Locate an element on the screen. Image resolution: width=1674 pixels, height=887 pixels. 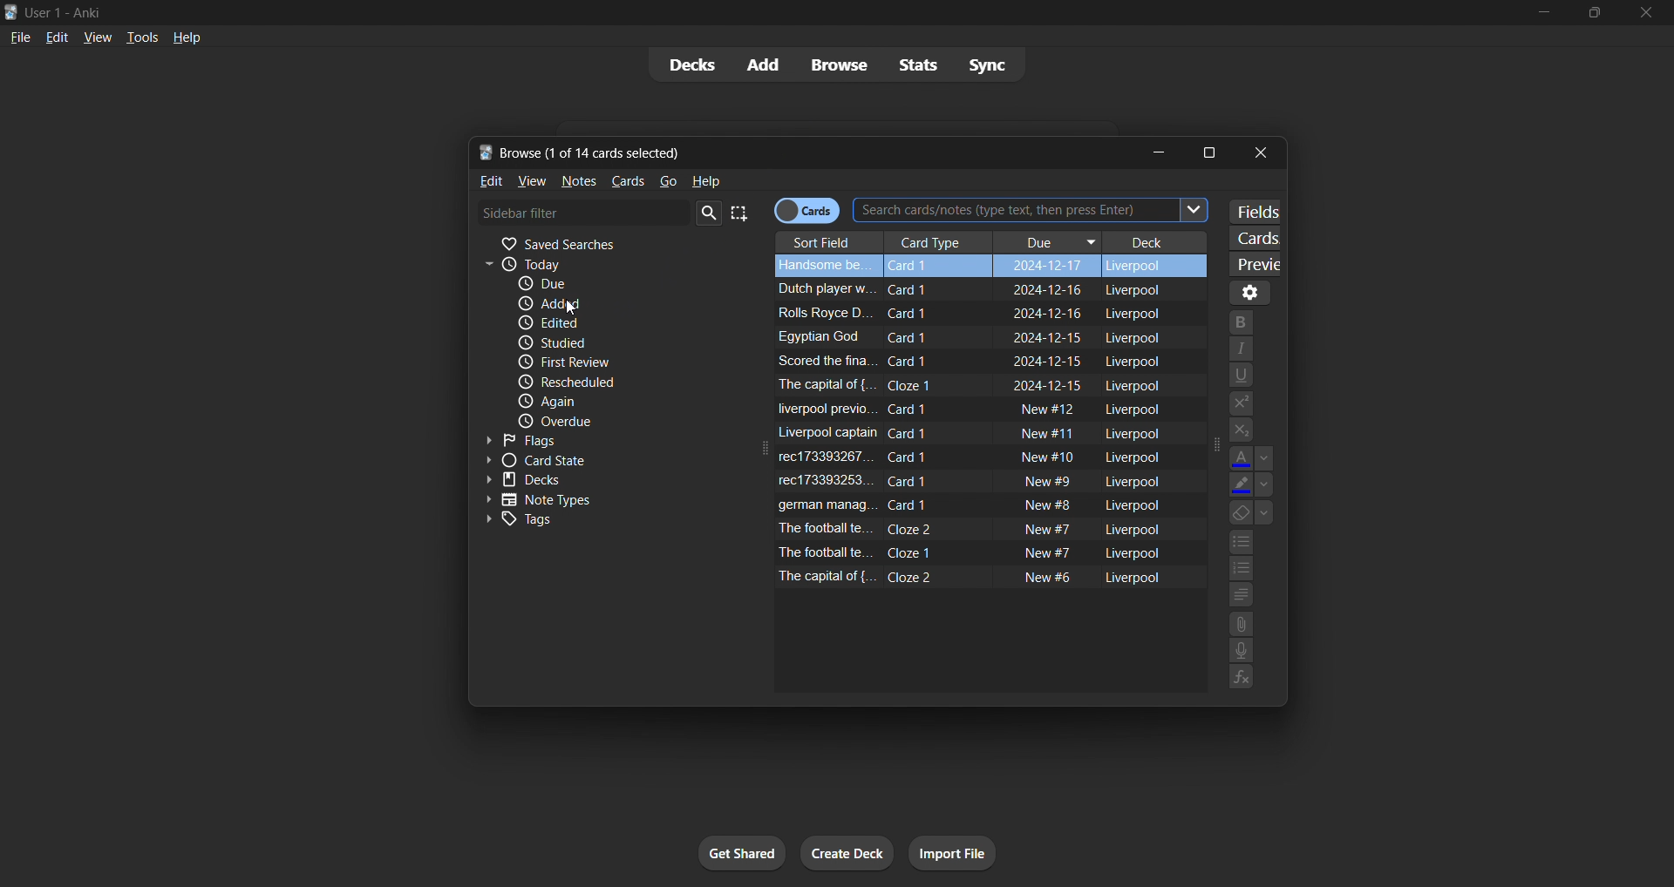
Egyptian God Card 1 2024-12-15 Liverpool is located at coordinates (966, 337).